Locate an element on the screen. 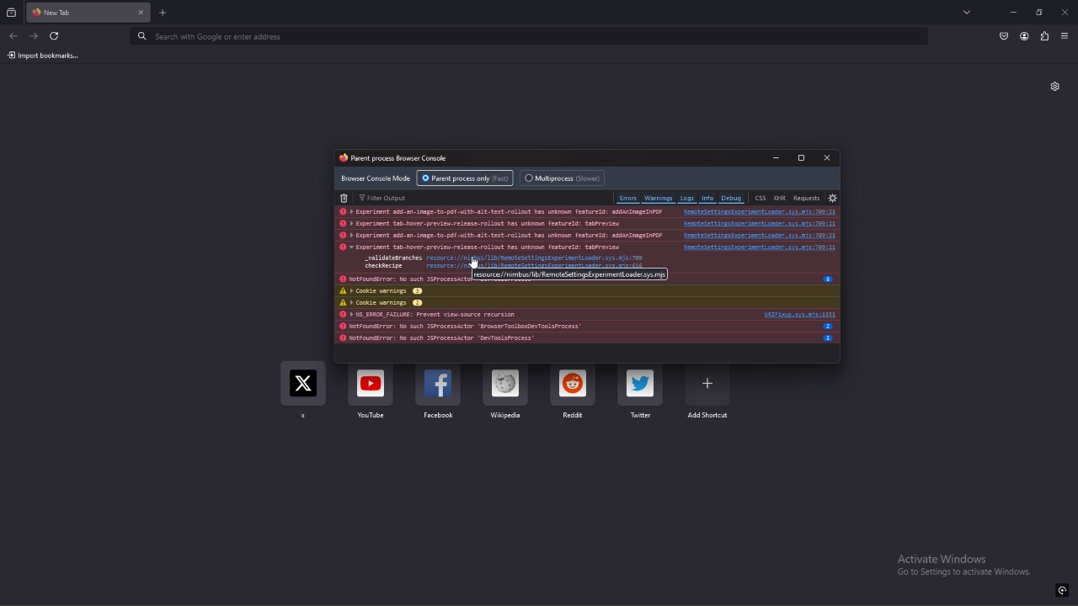  log is located at coordinates (491, 247).